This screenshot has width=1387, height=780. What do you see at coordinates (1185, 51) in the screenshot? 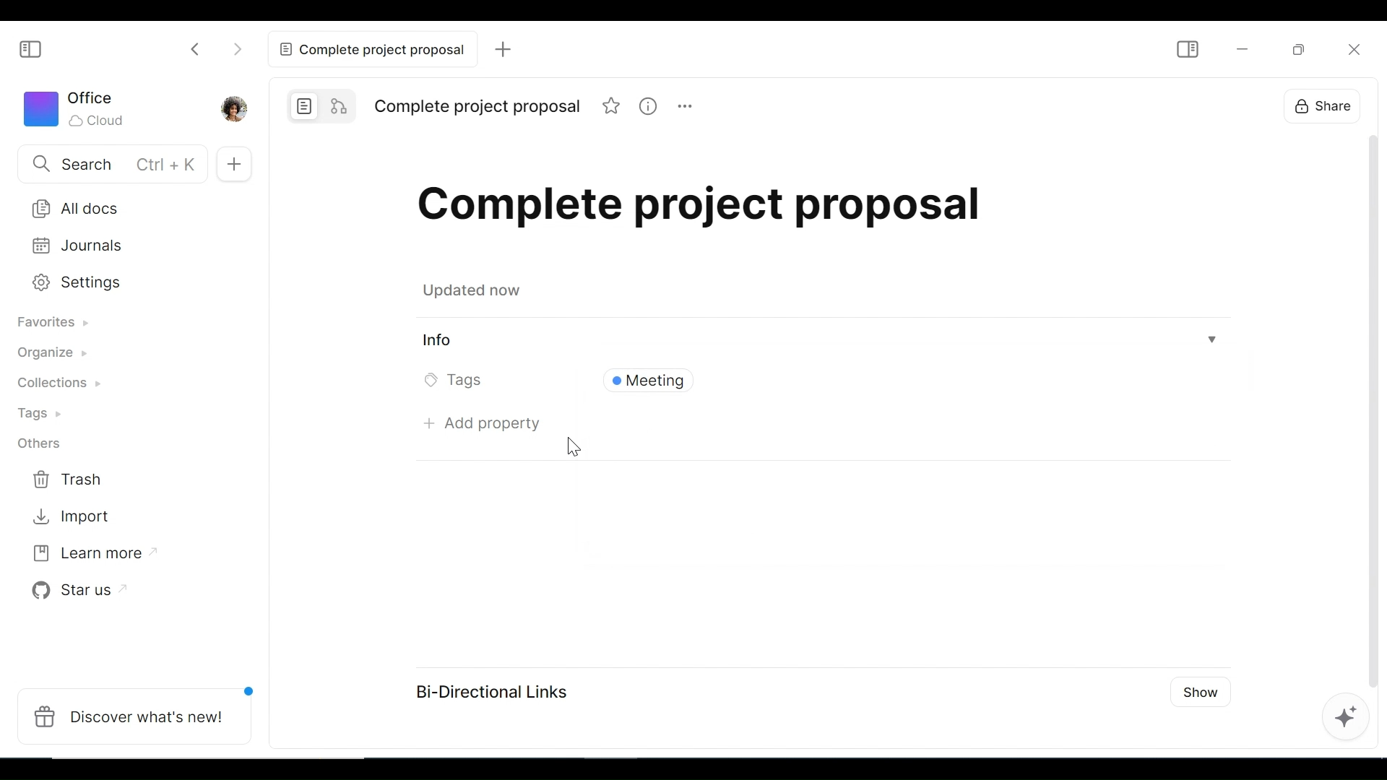
I see `Show/Hide Sidebar` at bounding box center [1185, 51].